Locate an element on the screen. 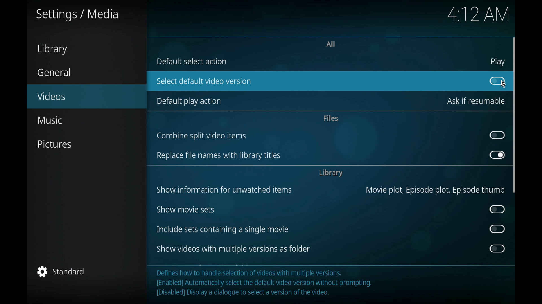 This screenshot has height=304, width=542. include sets containing a single movie is located at coordinates (222, 230).